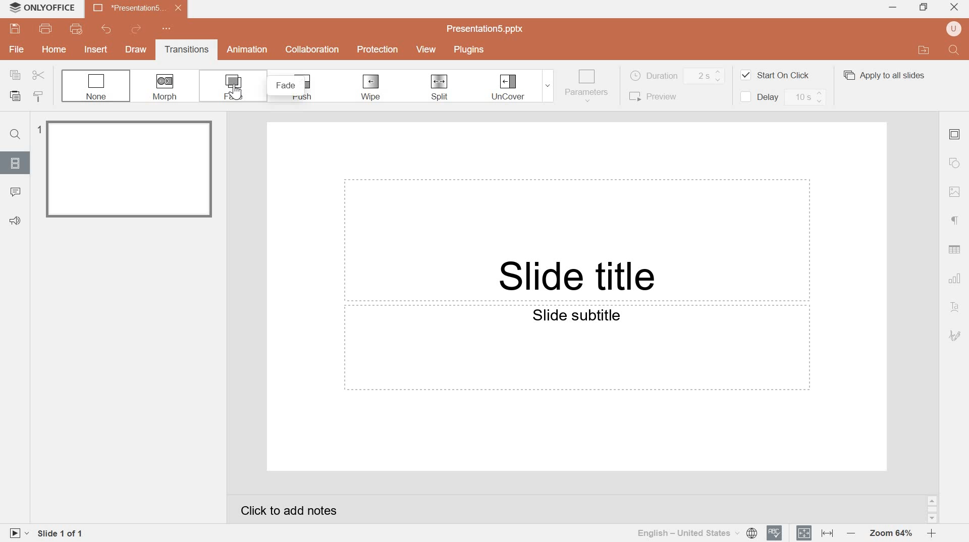 The image size is (969, 542). Describe the element at coordinates (15, 135) in the screenshot. I see `find` at that location.